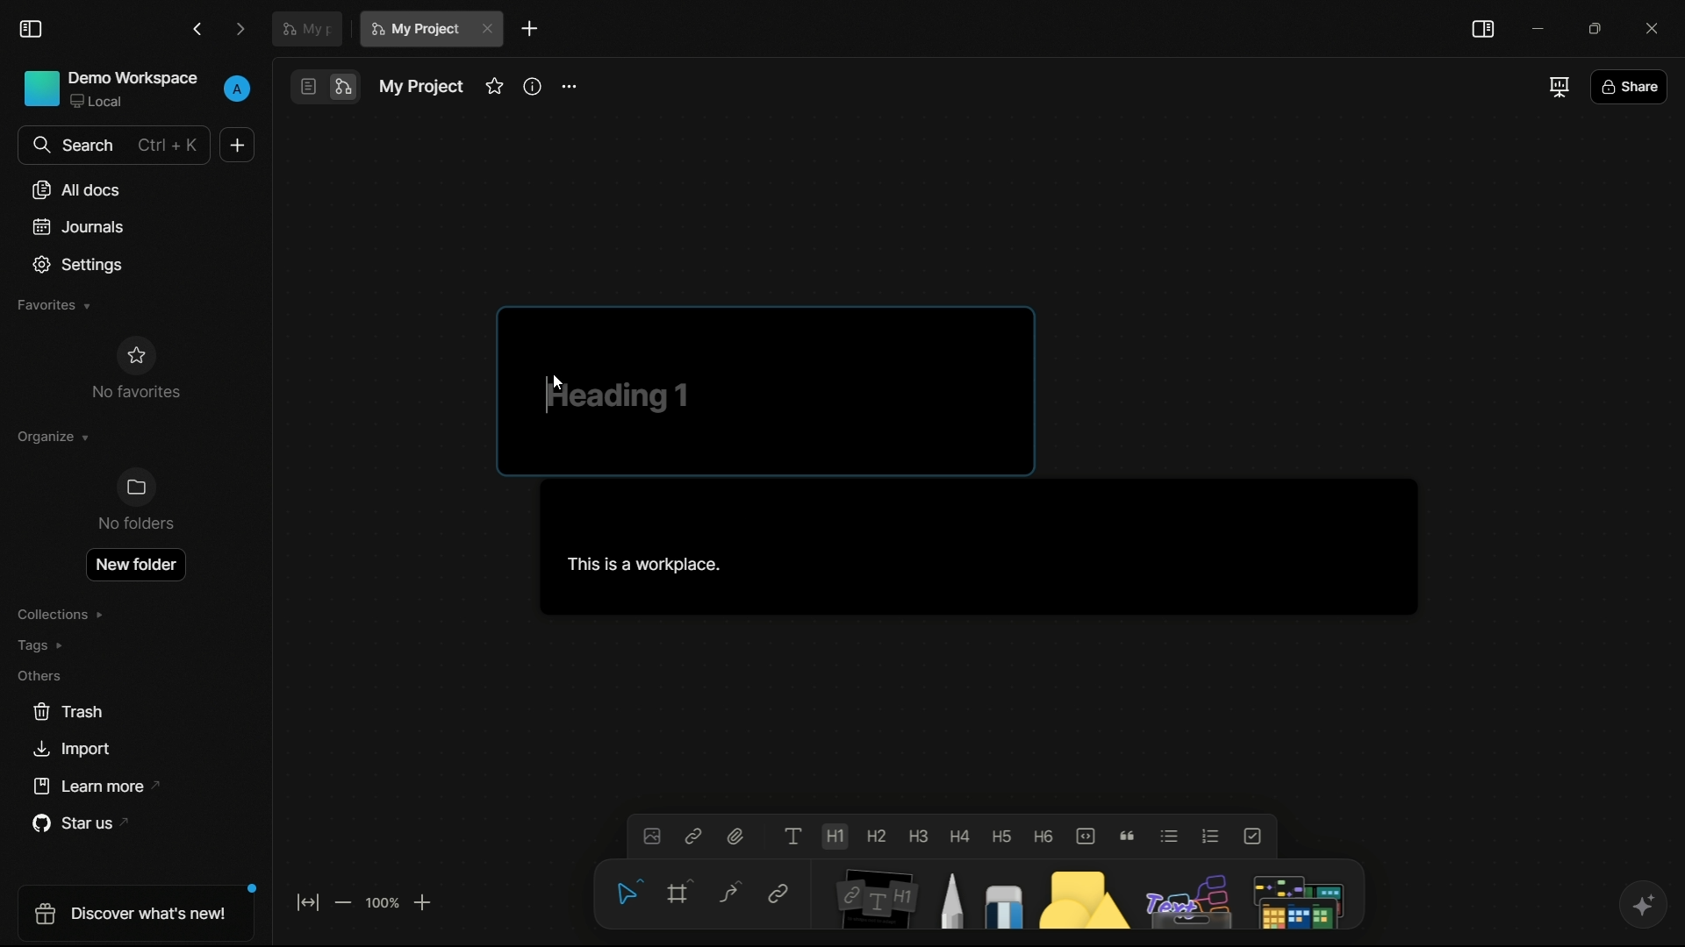  Describe the element at coordinates (950, 894) in the screenshot. I see `pencil and pen` at that location.